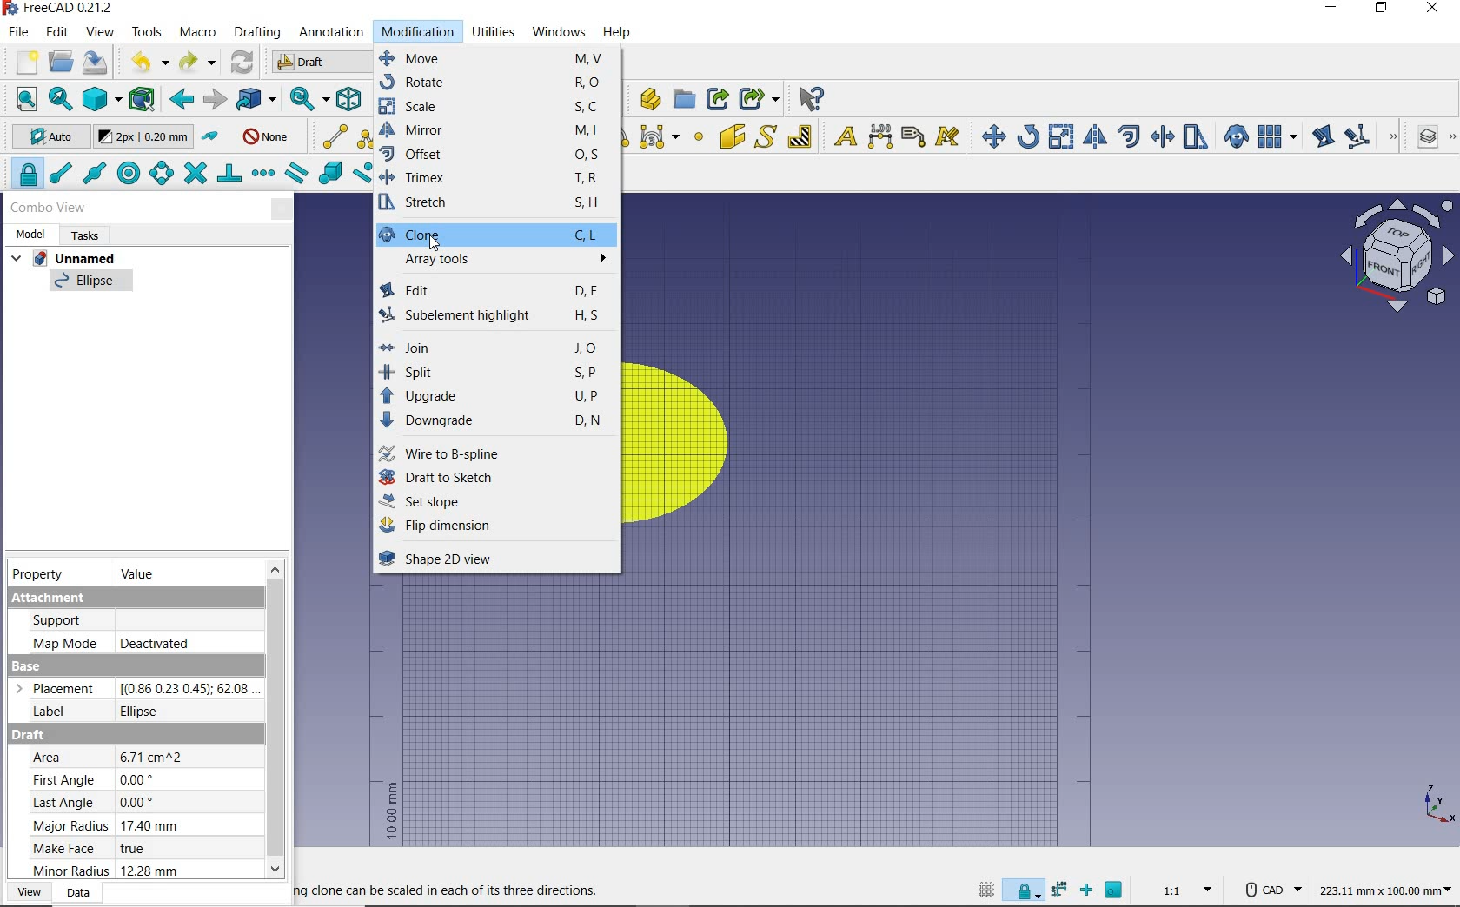  Describe the element at coordinates (144, 138) in the screenshot. I see `change default size for new object` at that location.